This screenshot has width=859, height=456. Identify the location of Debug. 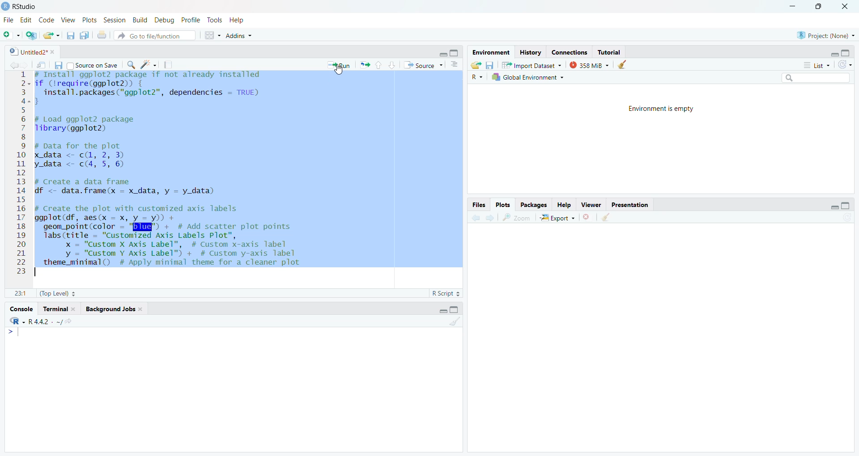
(165, 20).